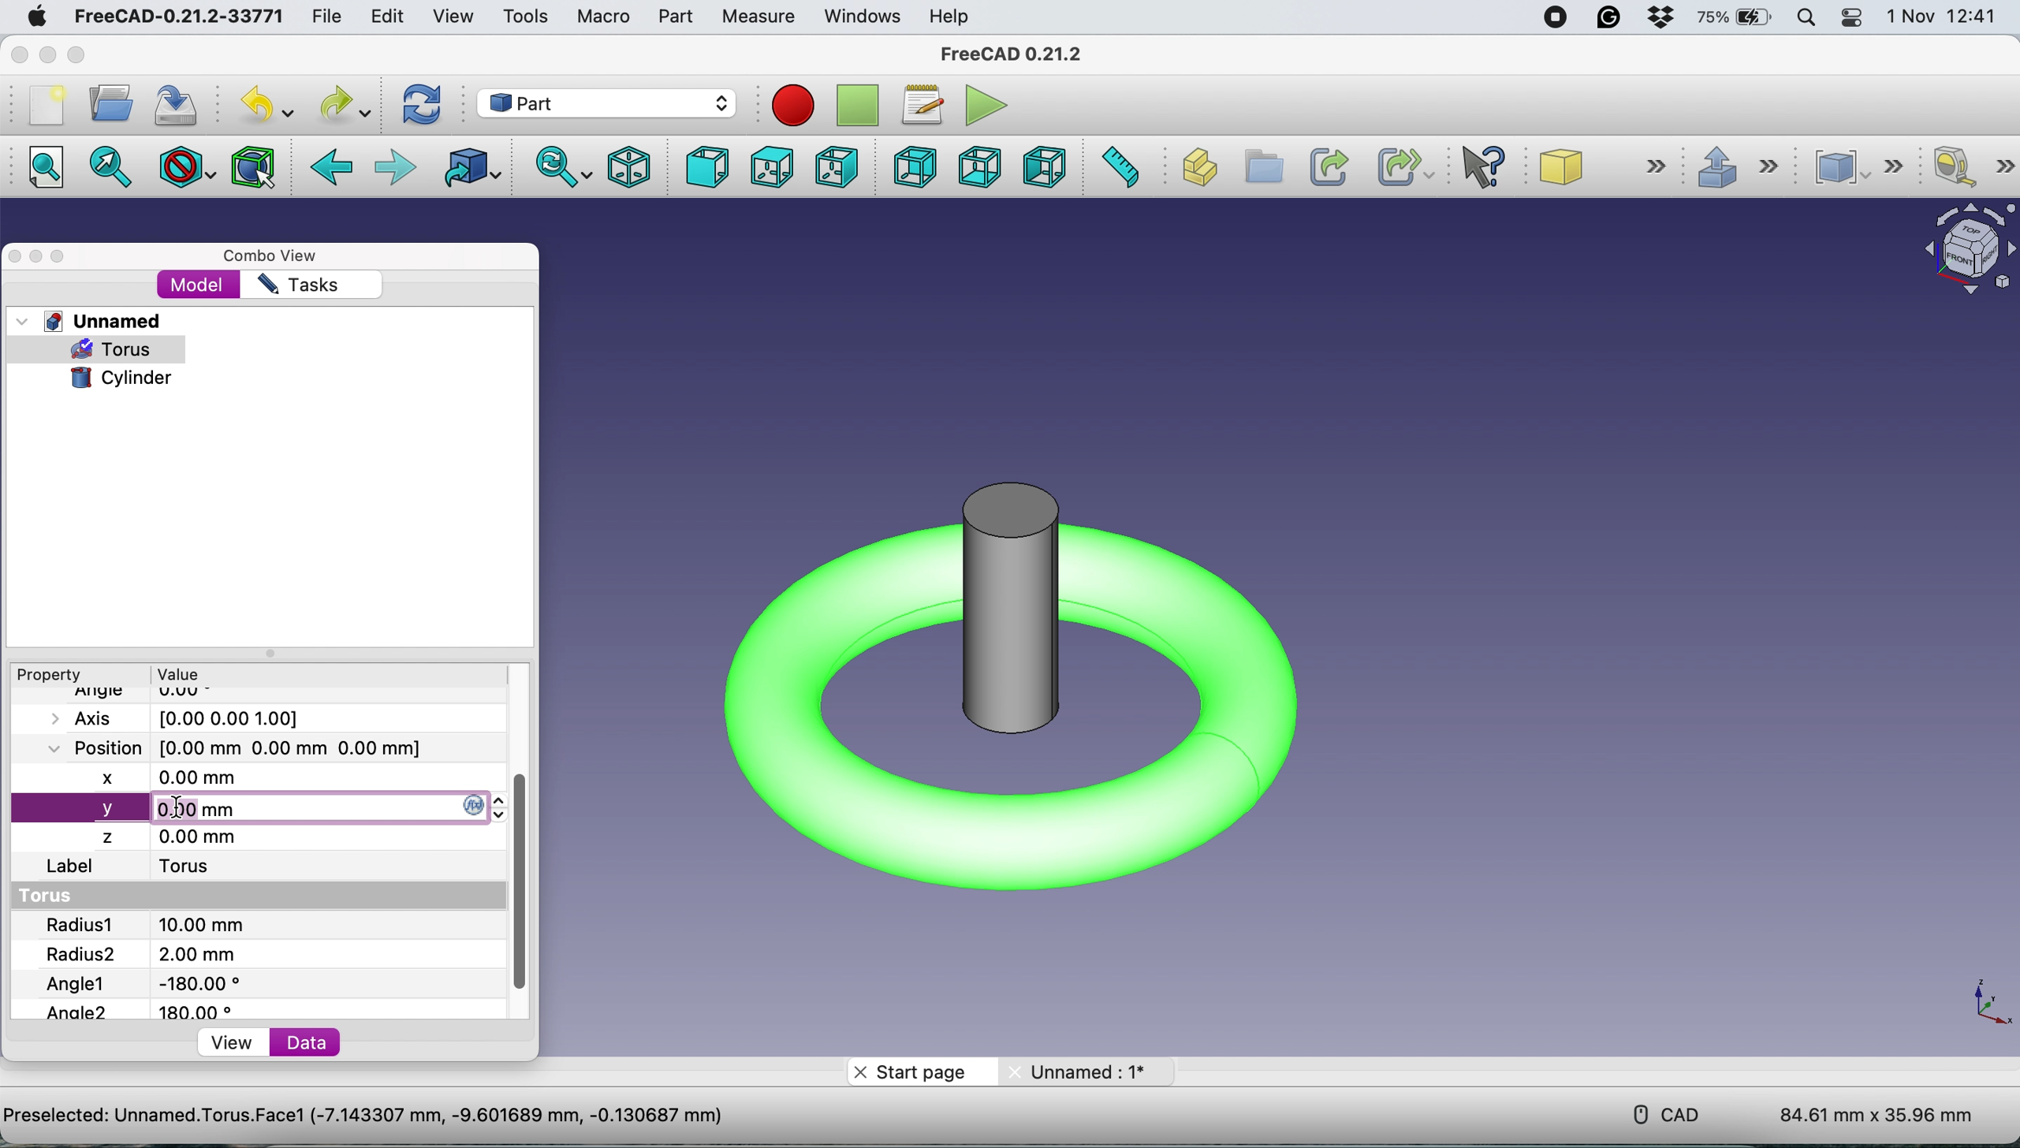 The height and width of the screenshot is (1148, 2020). Describe the element at coordinates (226, 747) in the screenshot. I see `Position` at that location.